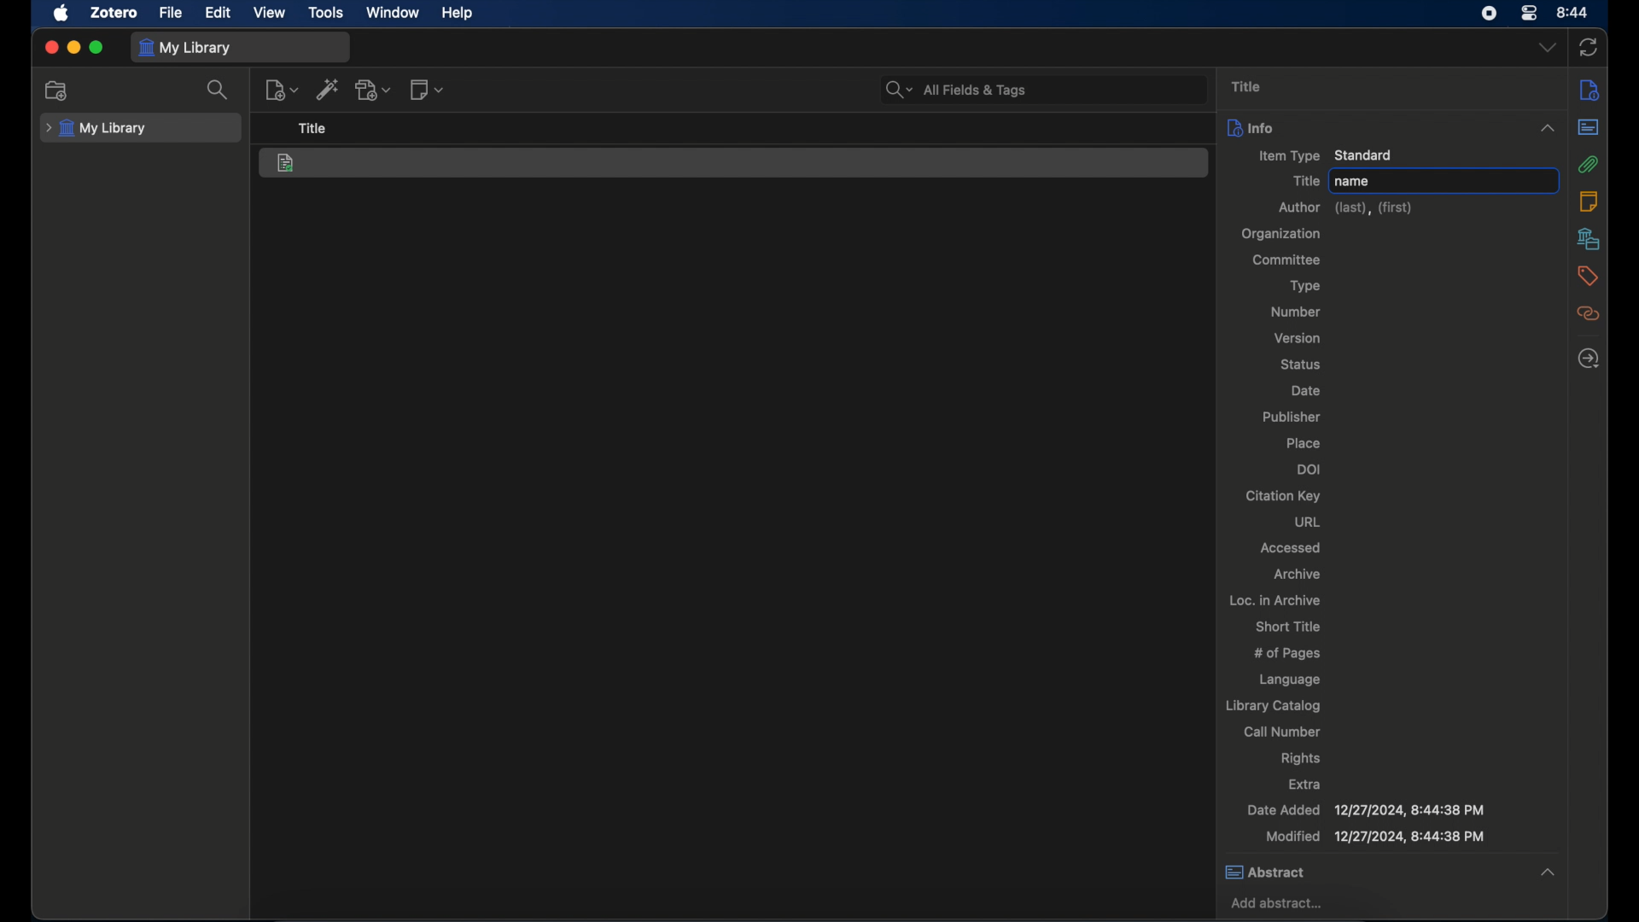 The height and width of the screenshot is (922, 1639). I want to click on standard, so click(288, 164).